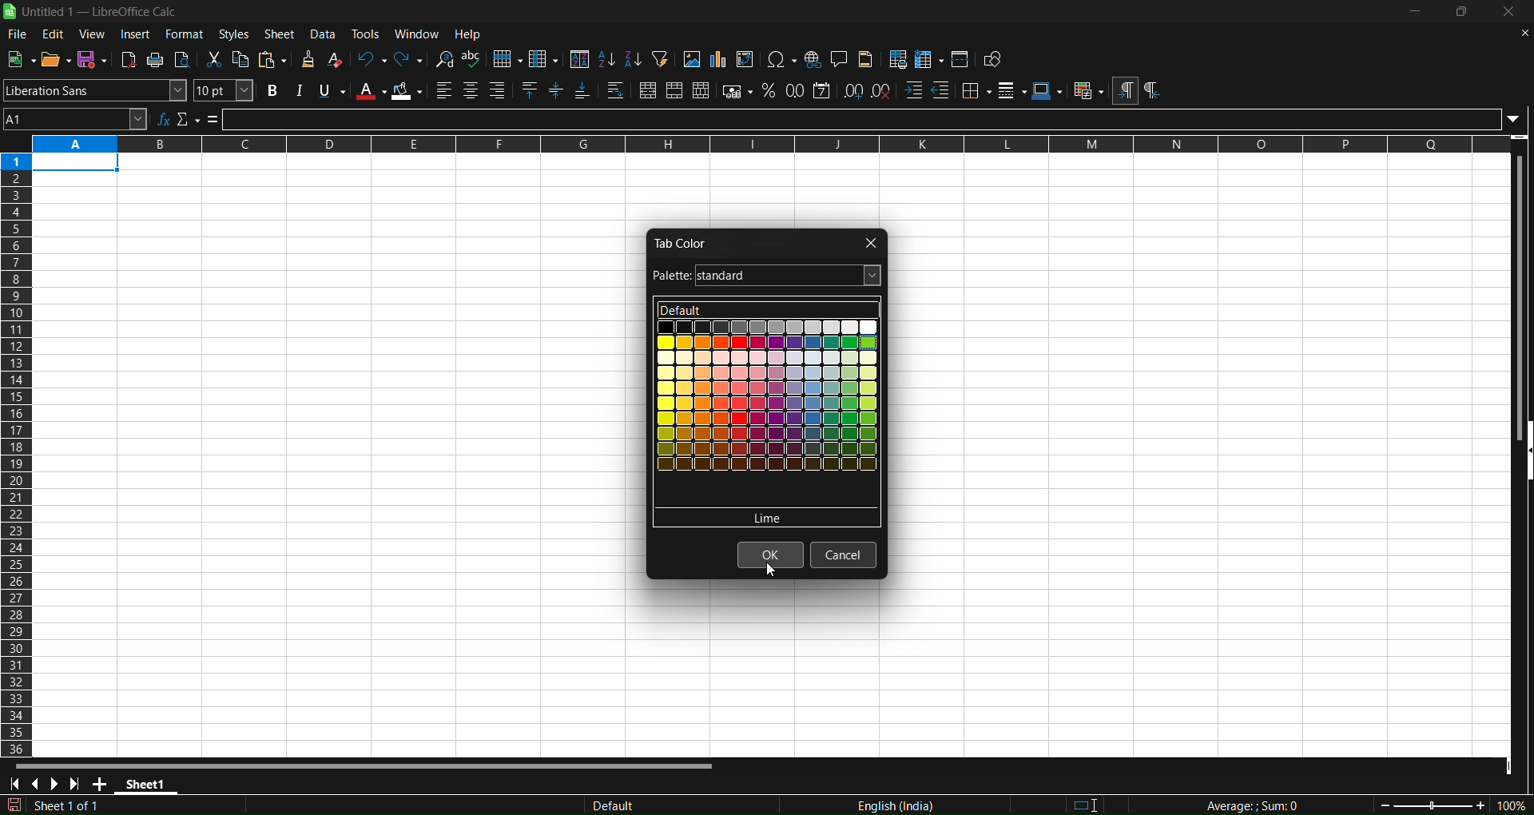  What do you see at coordinates (929, 59) in the screenshot?
I see `freeze rows and columns` at bounding box center [929, 59].